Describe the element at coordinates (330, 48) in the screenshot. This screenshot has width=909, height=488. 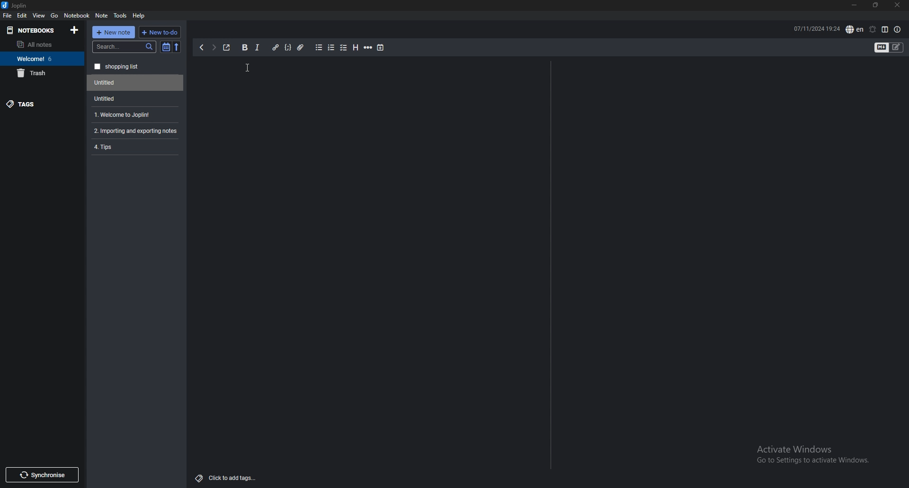
I see `numbered list` at that location.